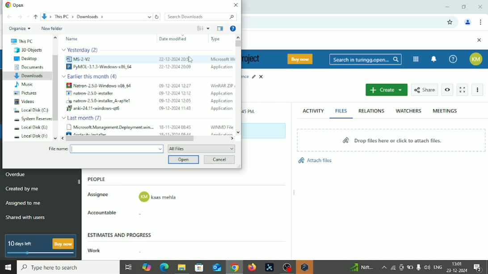 The image size is (488, 274). Describe the element at coordinates (32, 119) in the screenshot. I see `System Reserved` at that location.